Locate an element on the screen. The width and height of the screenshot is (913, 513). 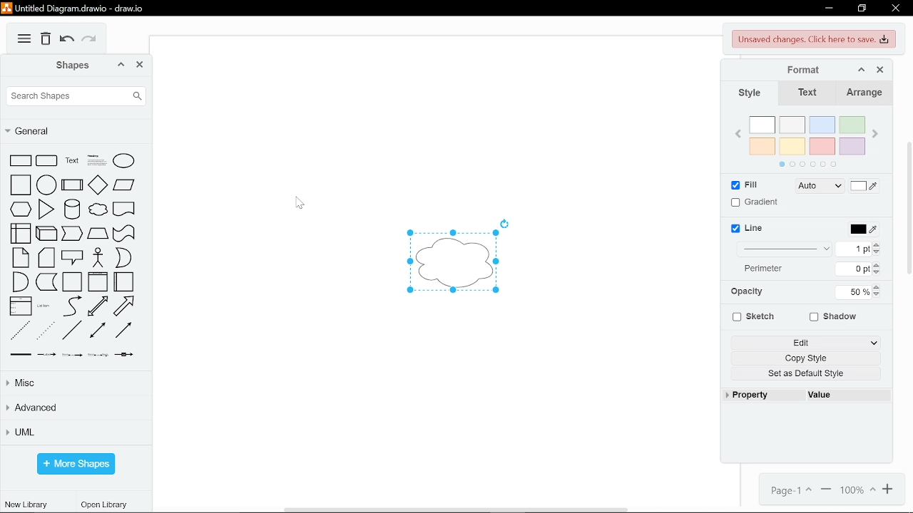
note is located at coordinates (20, 258).